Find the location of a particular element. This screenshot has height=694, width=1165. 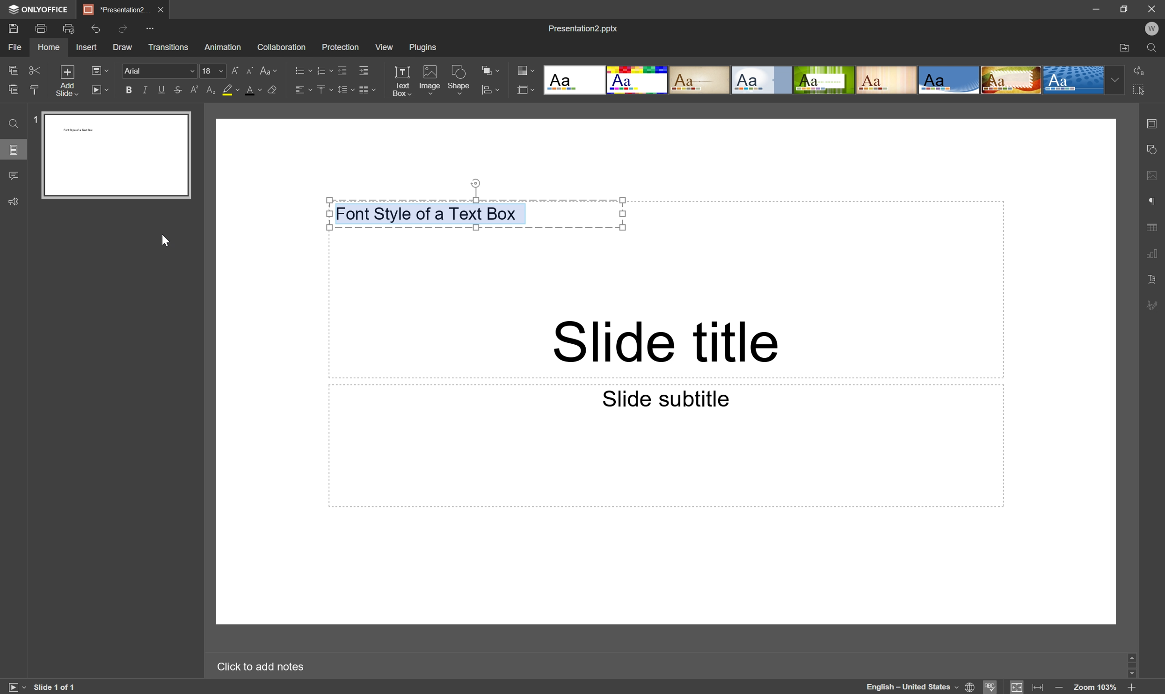

Customize Quick Access Toolbar is located at coordinates (154, 29).